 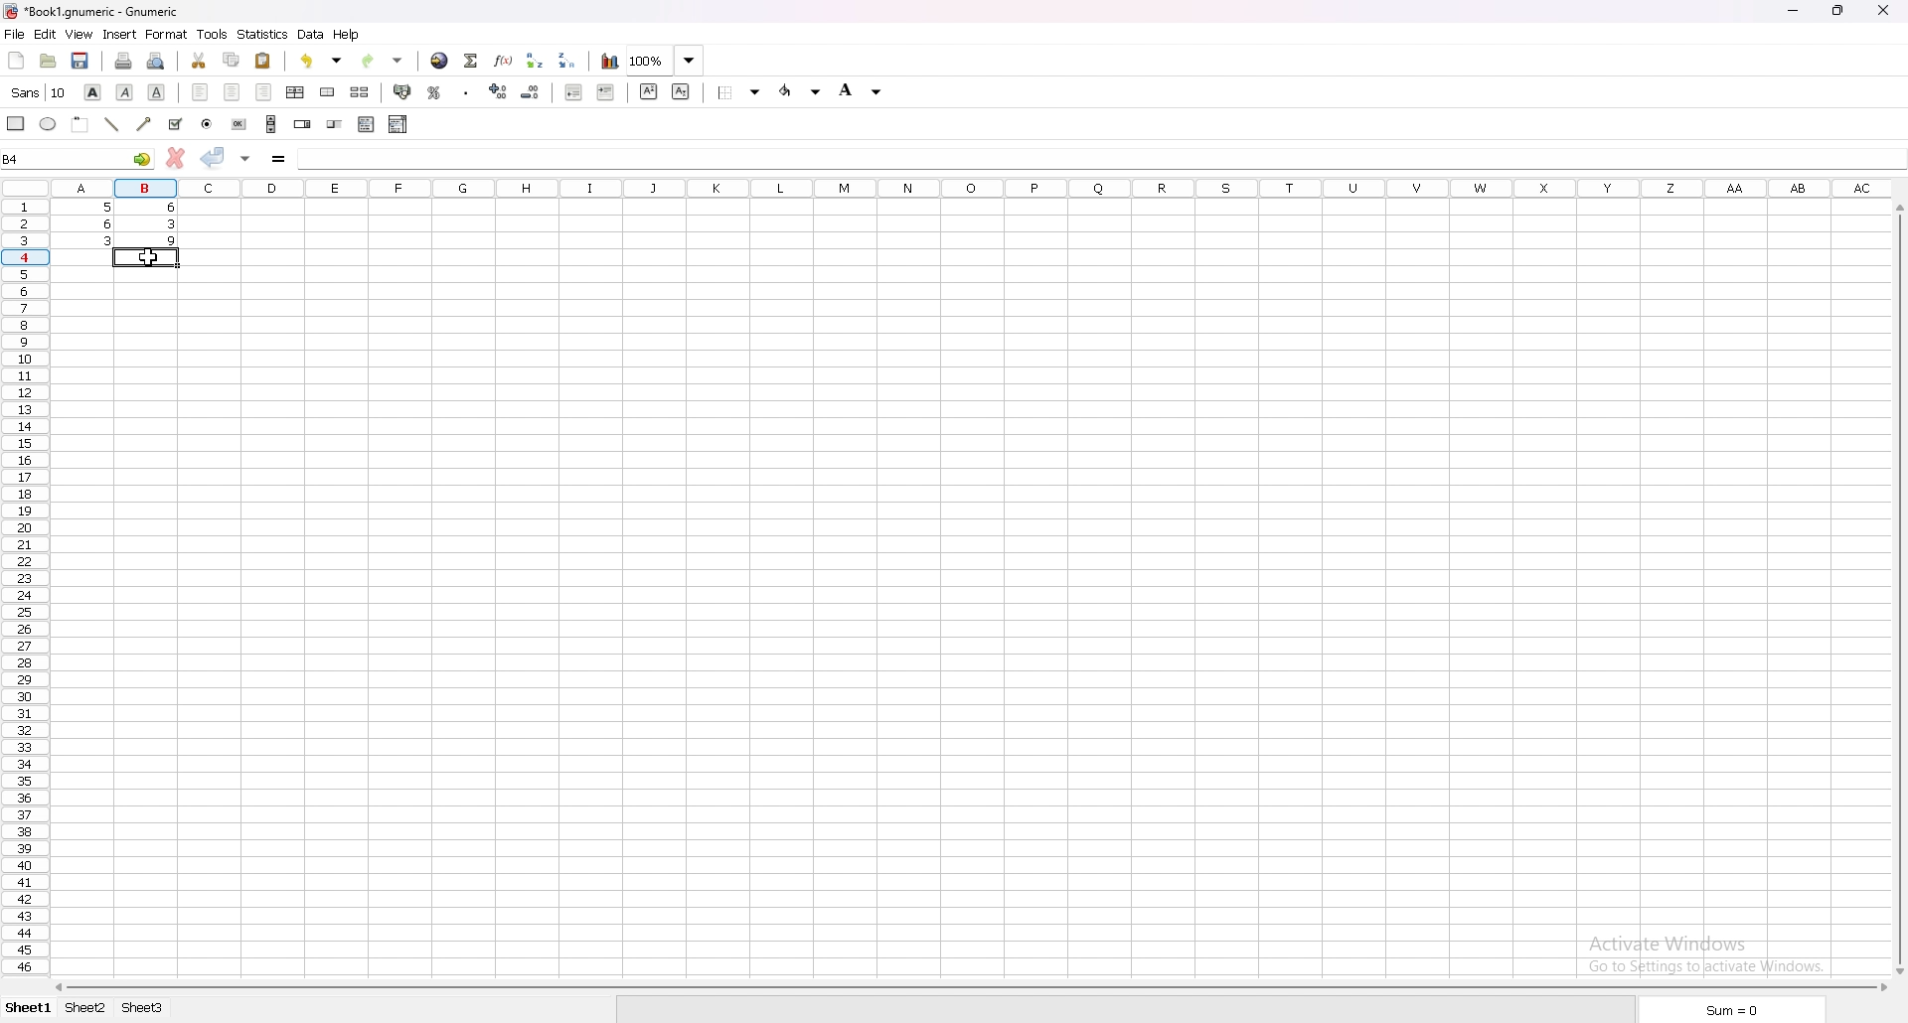 What do you see at coordinates (98, 12) in the screenshot?
I see `file name` at bounding box center [98, 12].